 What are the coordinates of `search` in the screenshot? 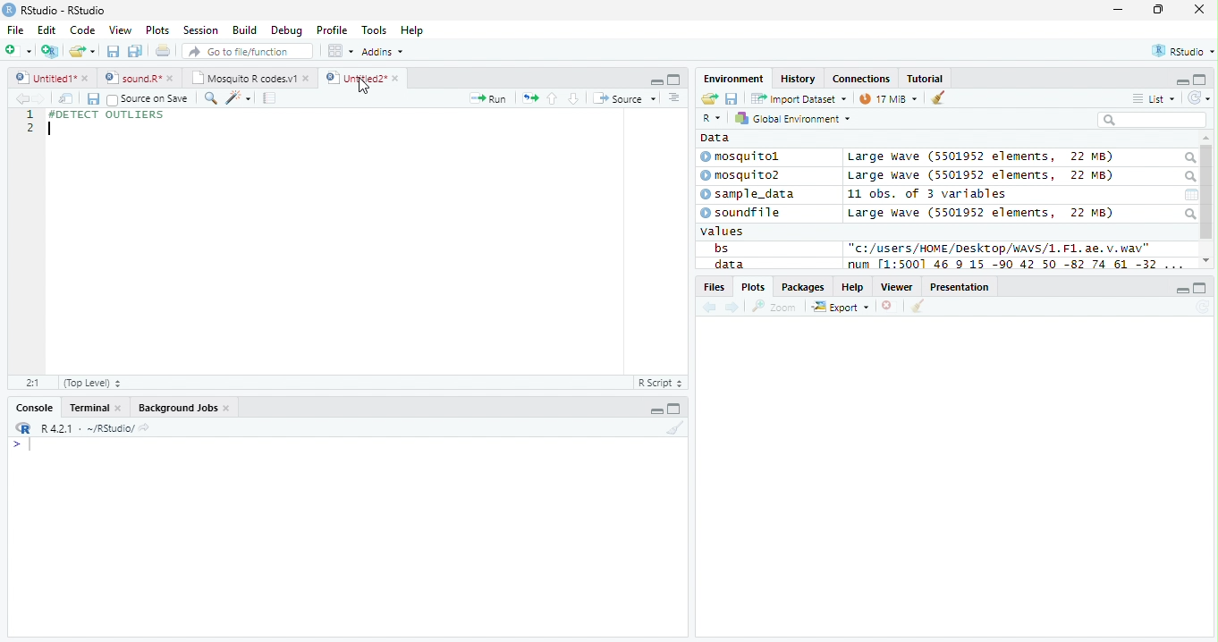 It's located at (1189, 214).